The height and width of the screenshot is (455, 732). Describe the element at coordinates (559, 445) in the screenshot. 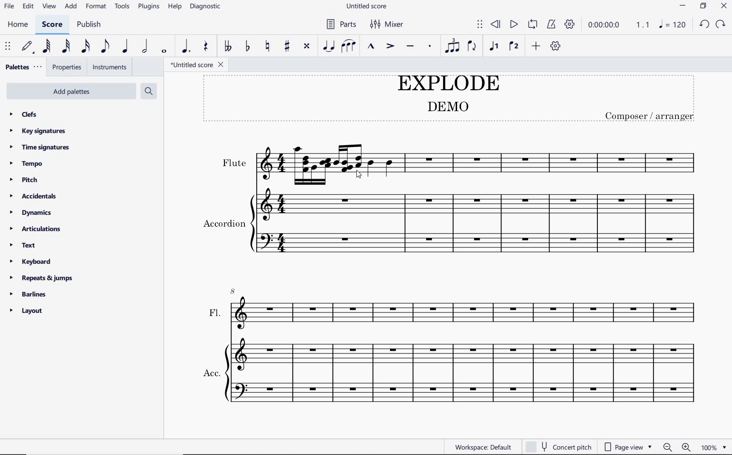

I see `concert pitch` at that location.